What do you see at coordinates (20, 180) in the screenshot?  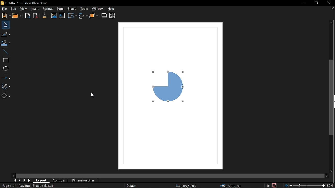 I see `Previous page` at bounding box center [20, 180].